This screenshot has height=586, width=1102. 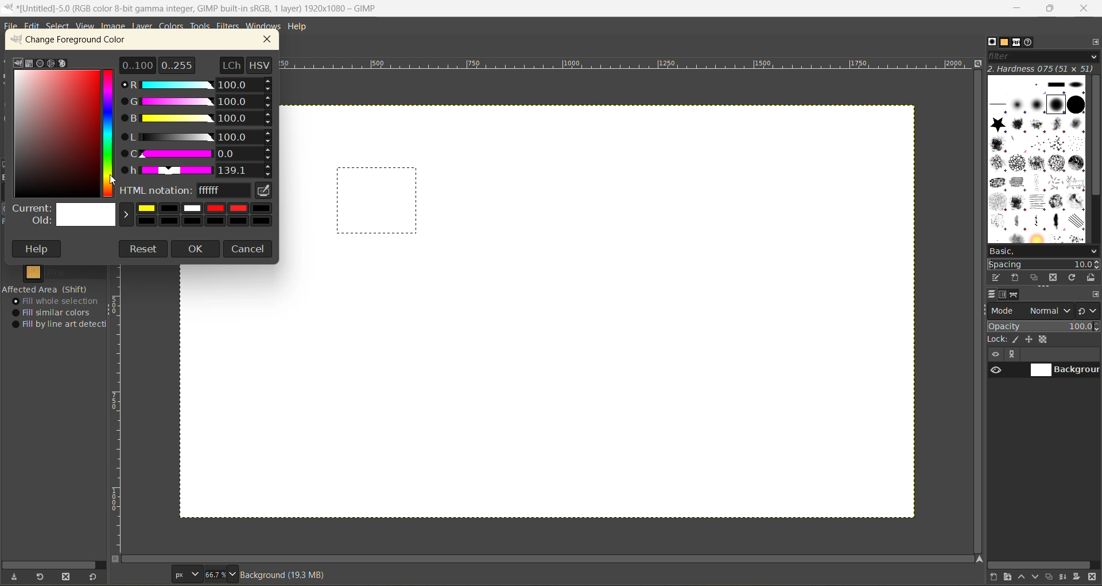 I want to click on merge this layer, so click(x=1066, y=577).